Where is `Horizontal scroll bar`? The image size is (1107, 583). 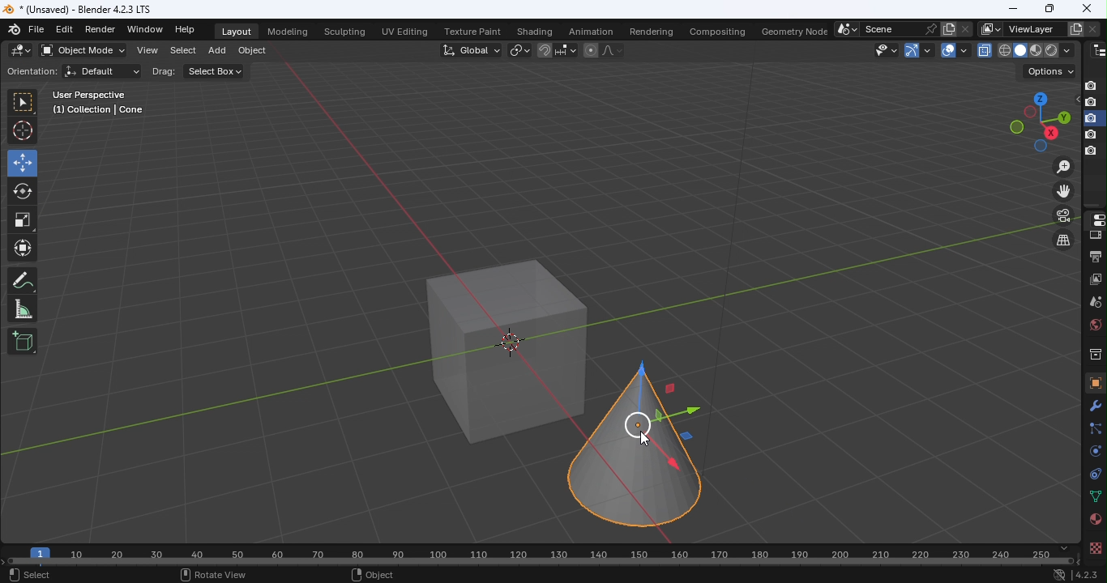 Horizontal scroll bar is located at coordinates (542, 562).